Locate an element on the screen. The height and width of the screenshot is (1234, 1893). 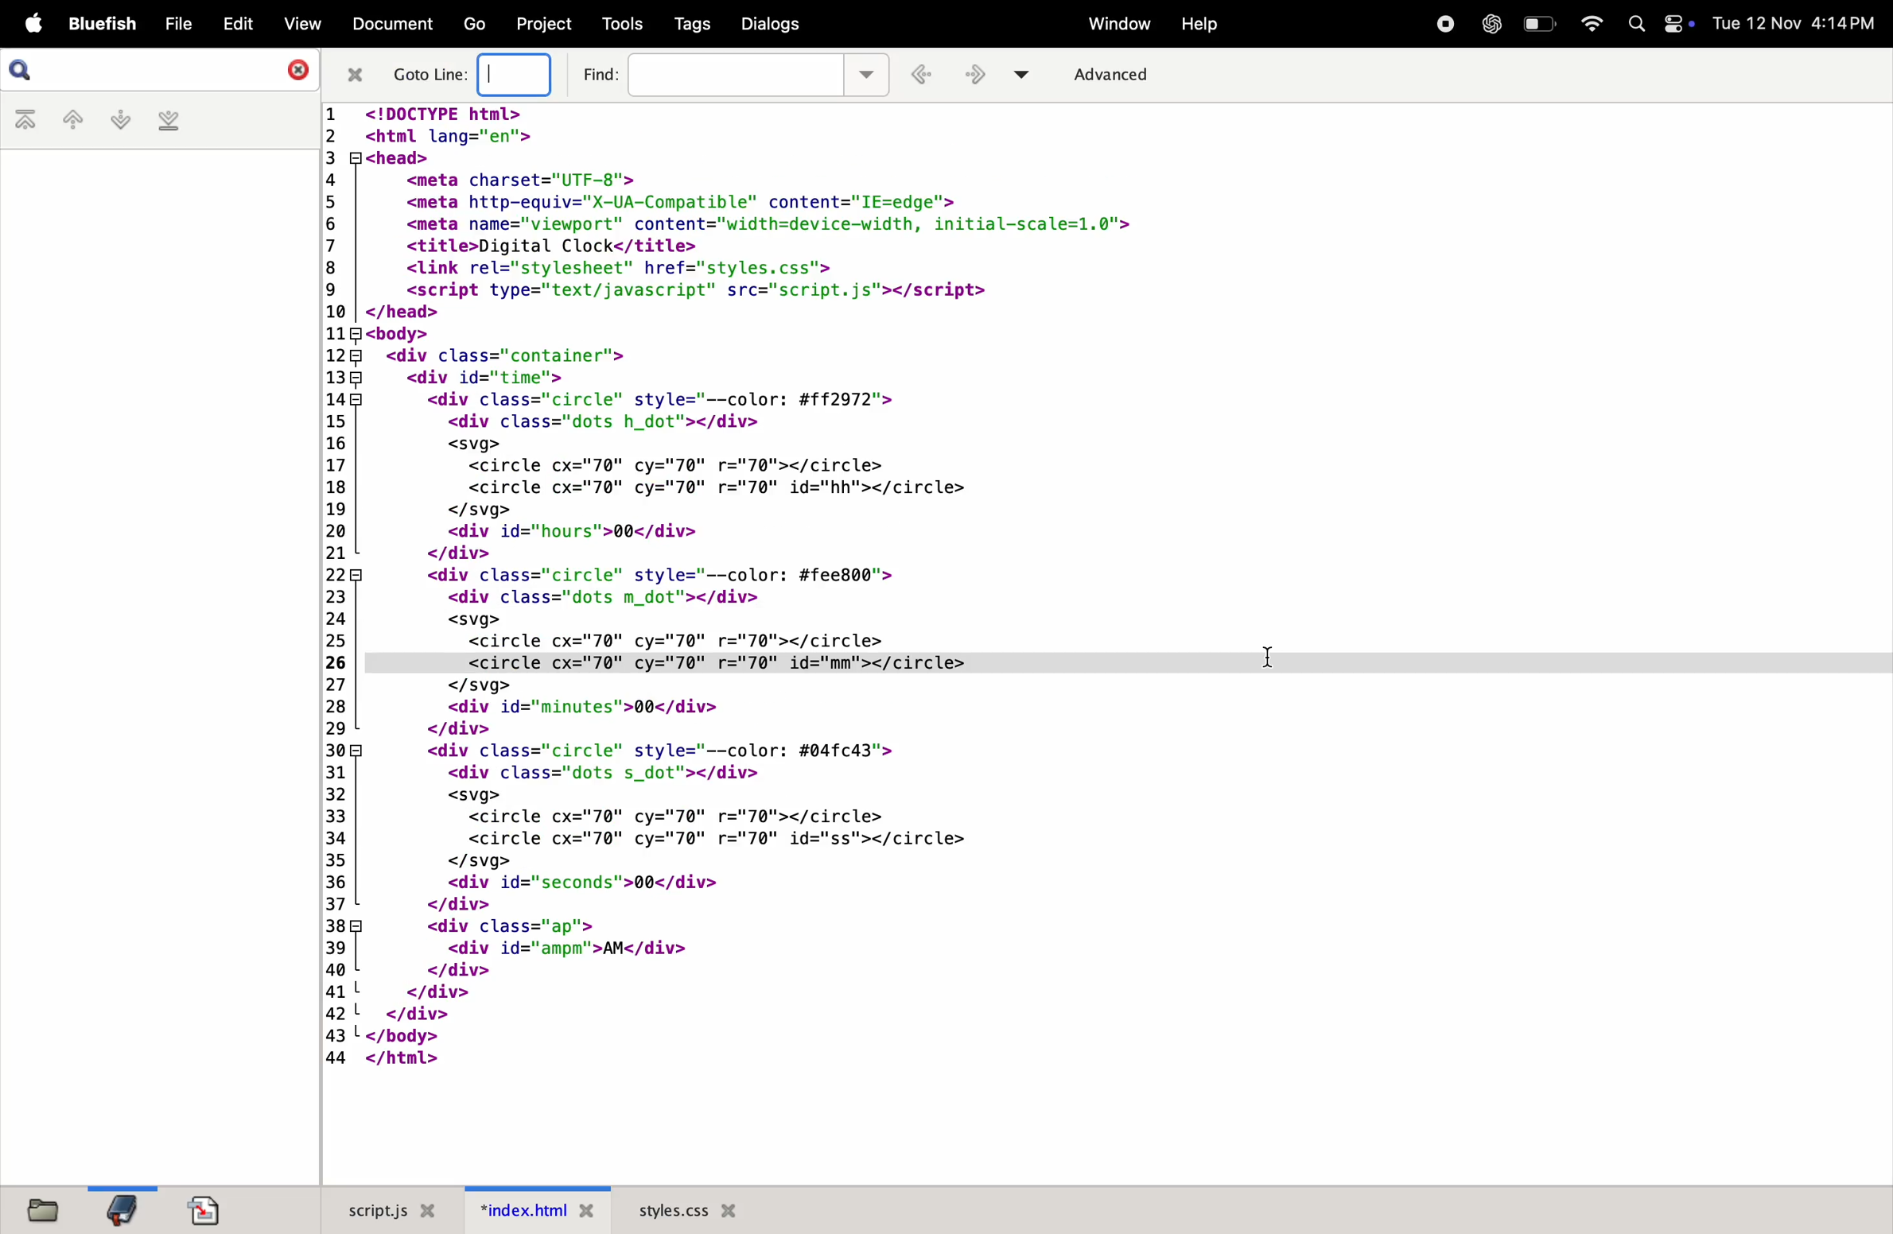
<!DOCTYFE htmi><html lang="en">-<head><meta charset="UTF-8"><meta http-equiv="X-UA-Compatible" content="IE=edge"><meta name="viewport" content="width=device-width, initial-scale=1.0"><title>Digital Clock</title><link rel="stylesheet" href="styles.css"><script type="text/javascript" src="script.js"></script></head><body>1 <div class="container">=| <div id="time">] <div class="circle" style="--color: #ff2972"><div class="dots h_dot"></div><svg><circle cx="70" cy="70" r="70"></circle><circle cx="70" cy="70" r="70" id="hh"></circle></svg><div id="hours">00</div></div>] <div class="circle" style="--color: #fee800"><div class="dots m_dot"></div><svg><circle cx="70" cy="70" r="70"></circle><circle cx="70" cy="70" r="70" id="mm"></circle></svg><div id="minutes">00</div></div>] <div class="circle" style="--color: #04fc43"><div class="dots s_dot"></div><svg><circle cx="70" cy="70" r="70"></circle><circle cx="70" cy="70" r="70" id="ss'"></circle></svg><div id="seconds">00</div></div>= <div class="ap">[ <div id="ampm">AM</div></div>L </div>lL </div>L </body></html> is located at coordinates (796, 586).